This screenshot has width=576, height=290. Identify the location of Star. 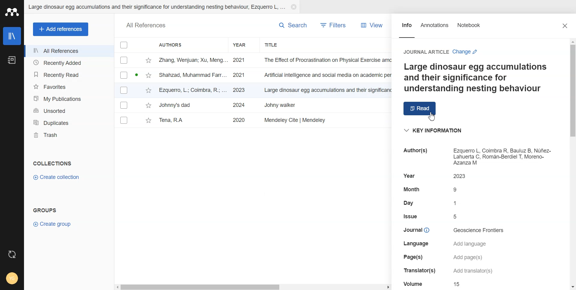
(149, 61).